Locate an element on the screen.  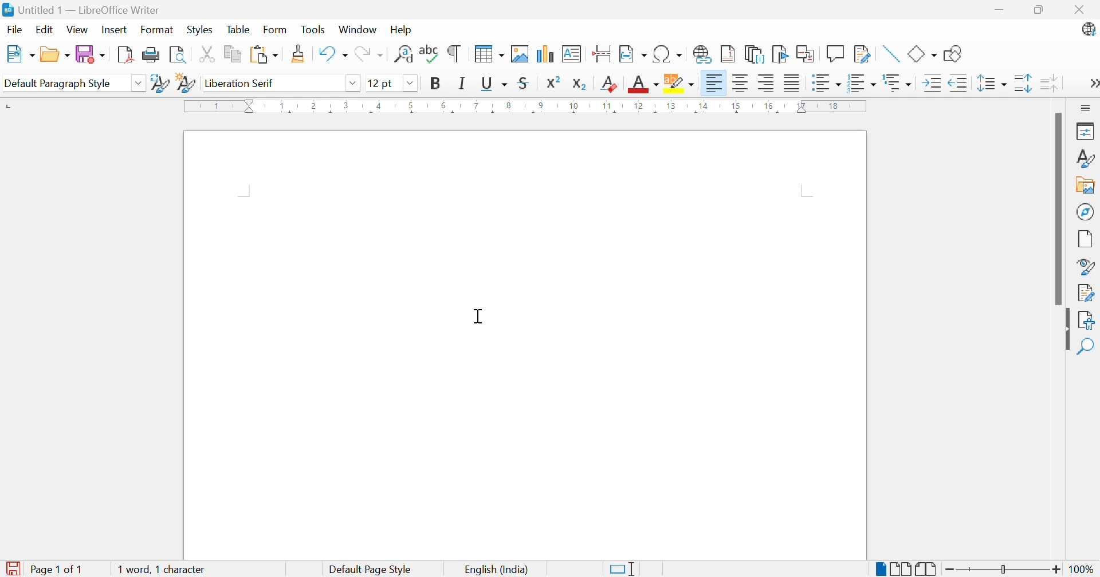
Set line spacing is located at coordinates (991, 83).